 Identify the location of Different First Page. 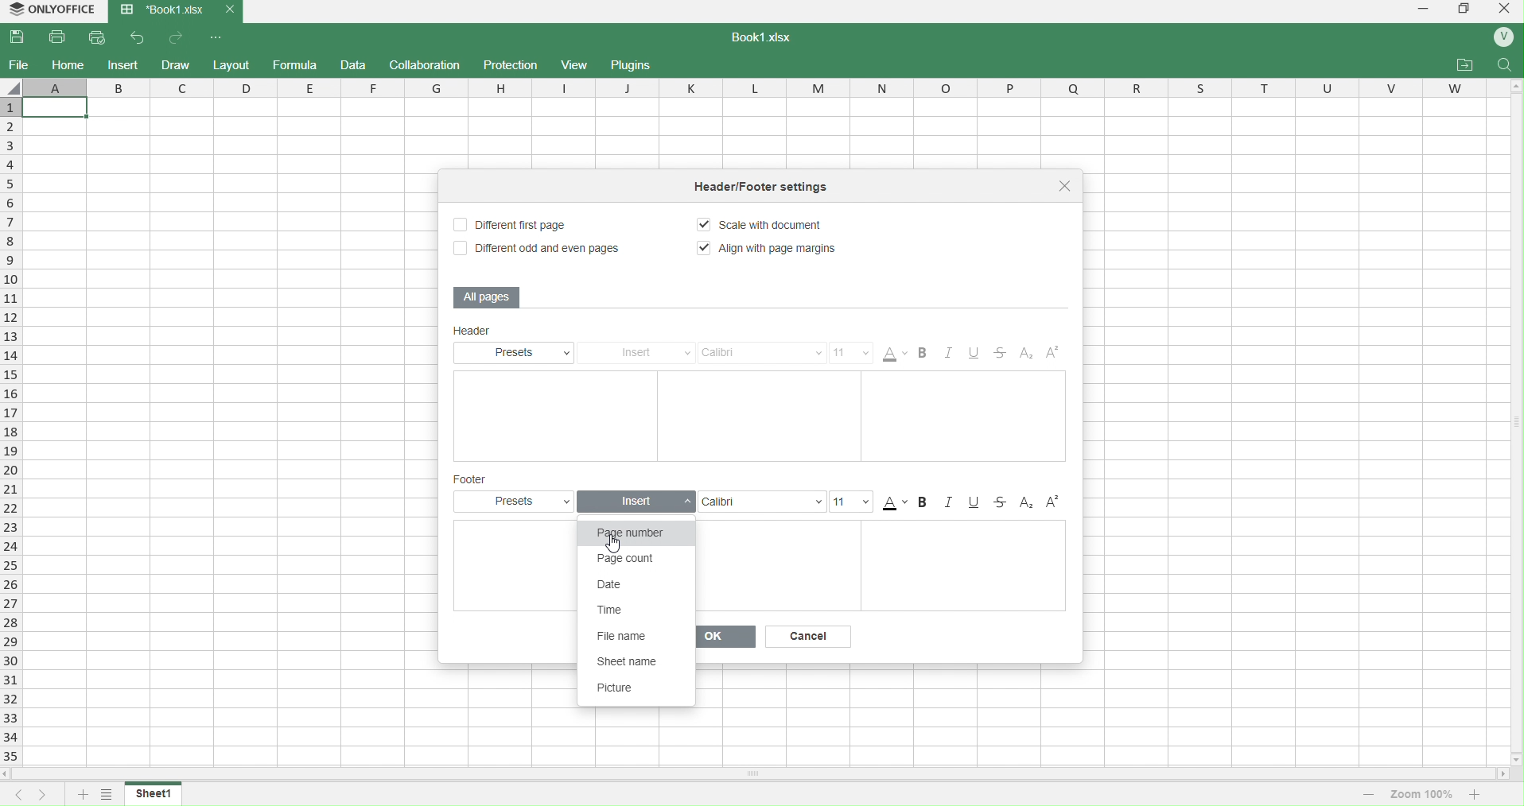
(519, 224).